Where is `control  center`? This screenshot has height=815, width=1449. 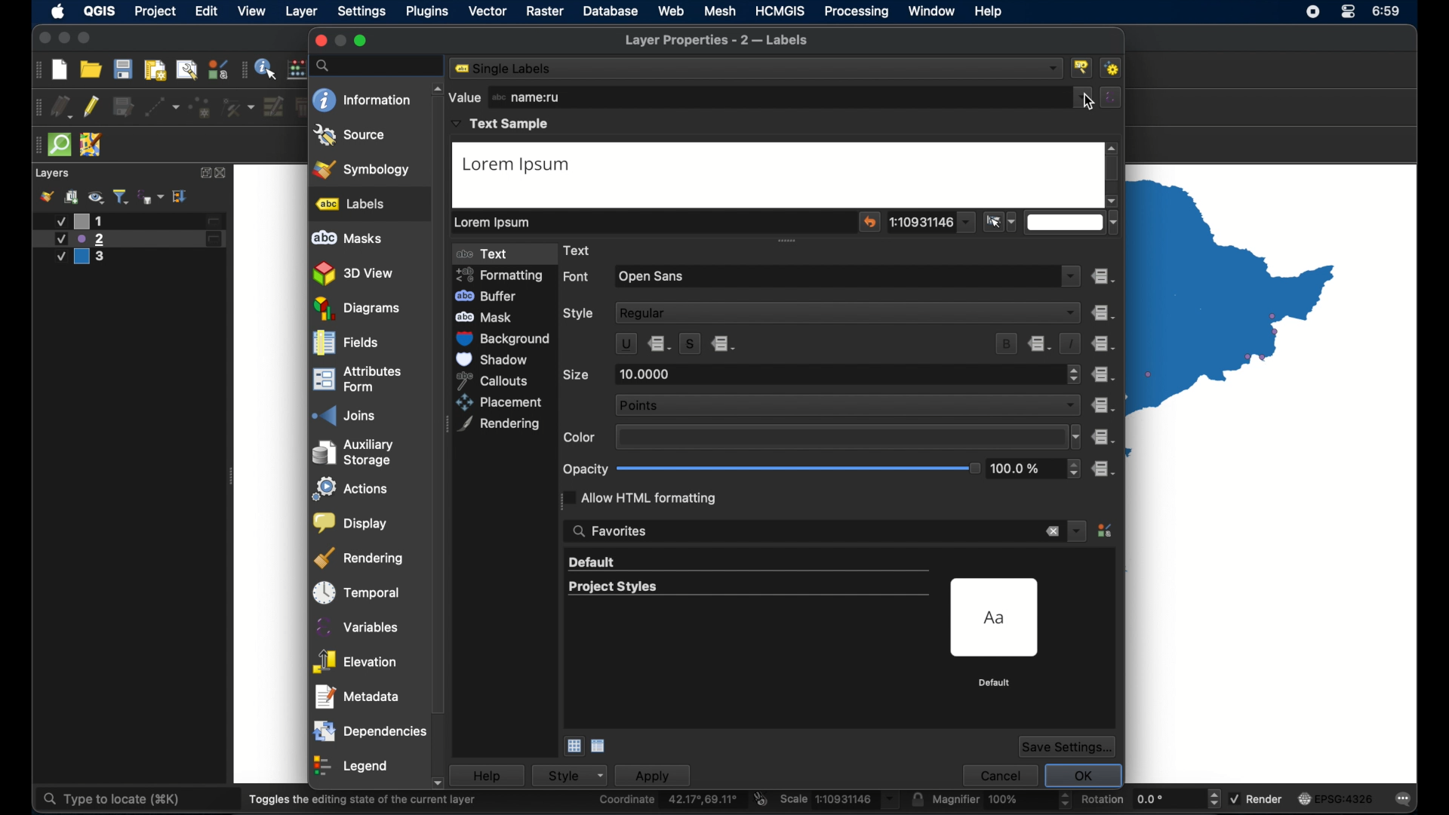 control  center is located at coordinates (1311, 13).